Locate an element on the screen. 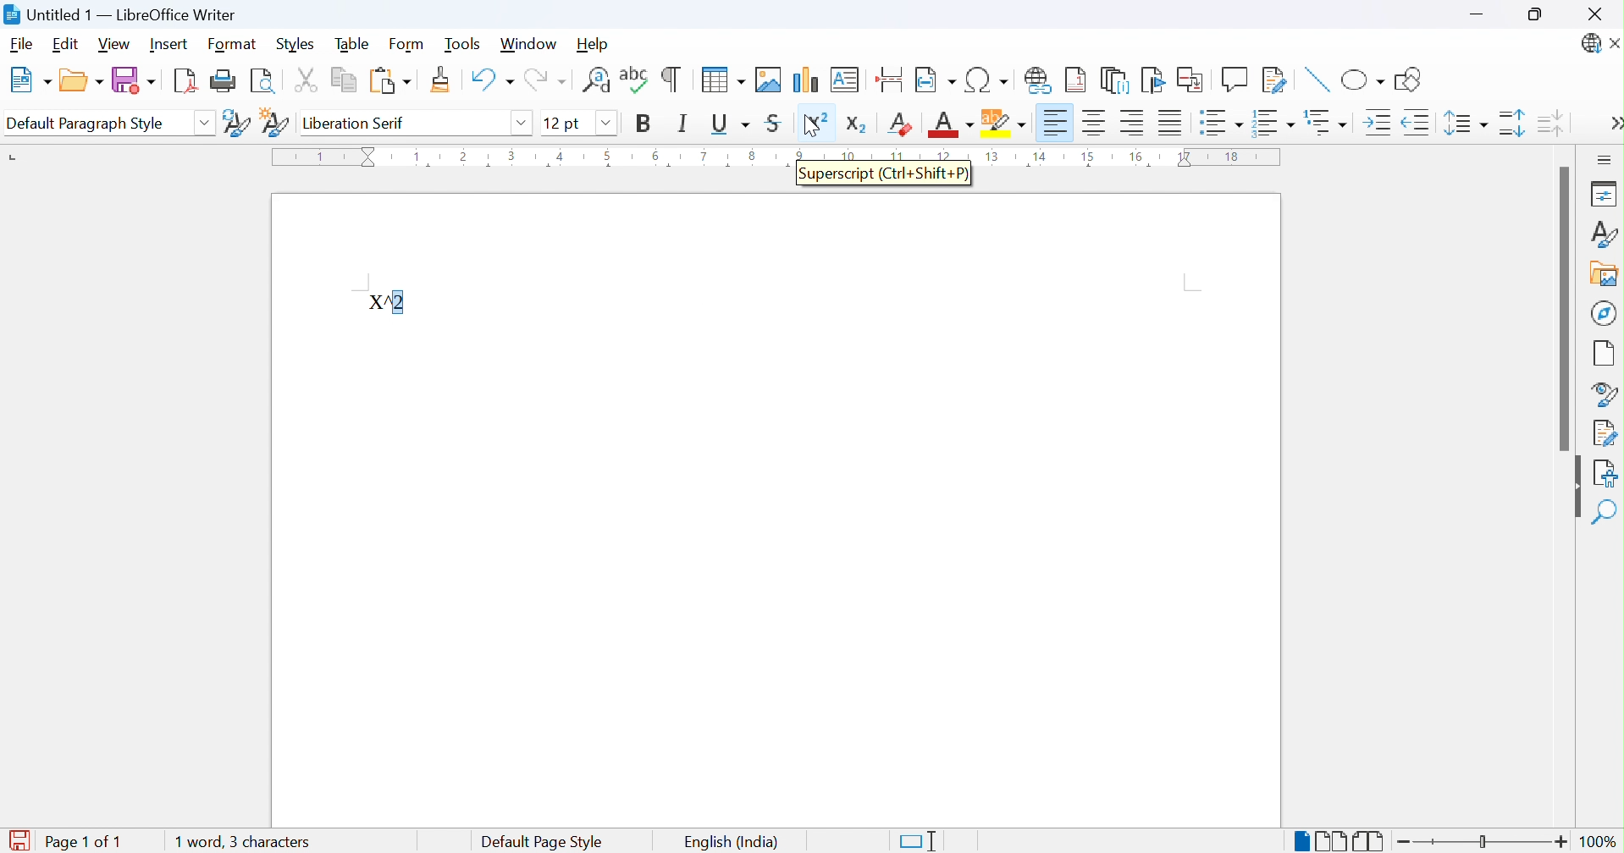 This screenshot has height=853, width=1624. Insert page field is located at coordinates (935, 80).